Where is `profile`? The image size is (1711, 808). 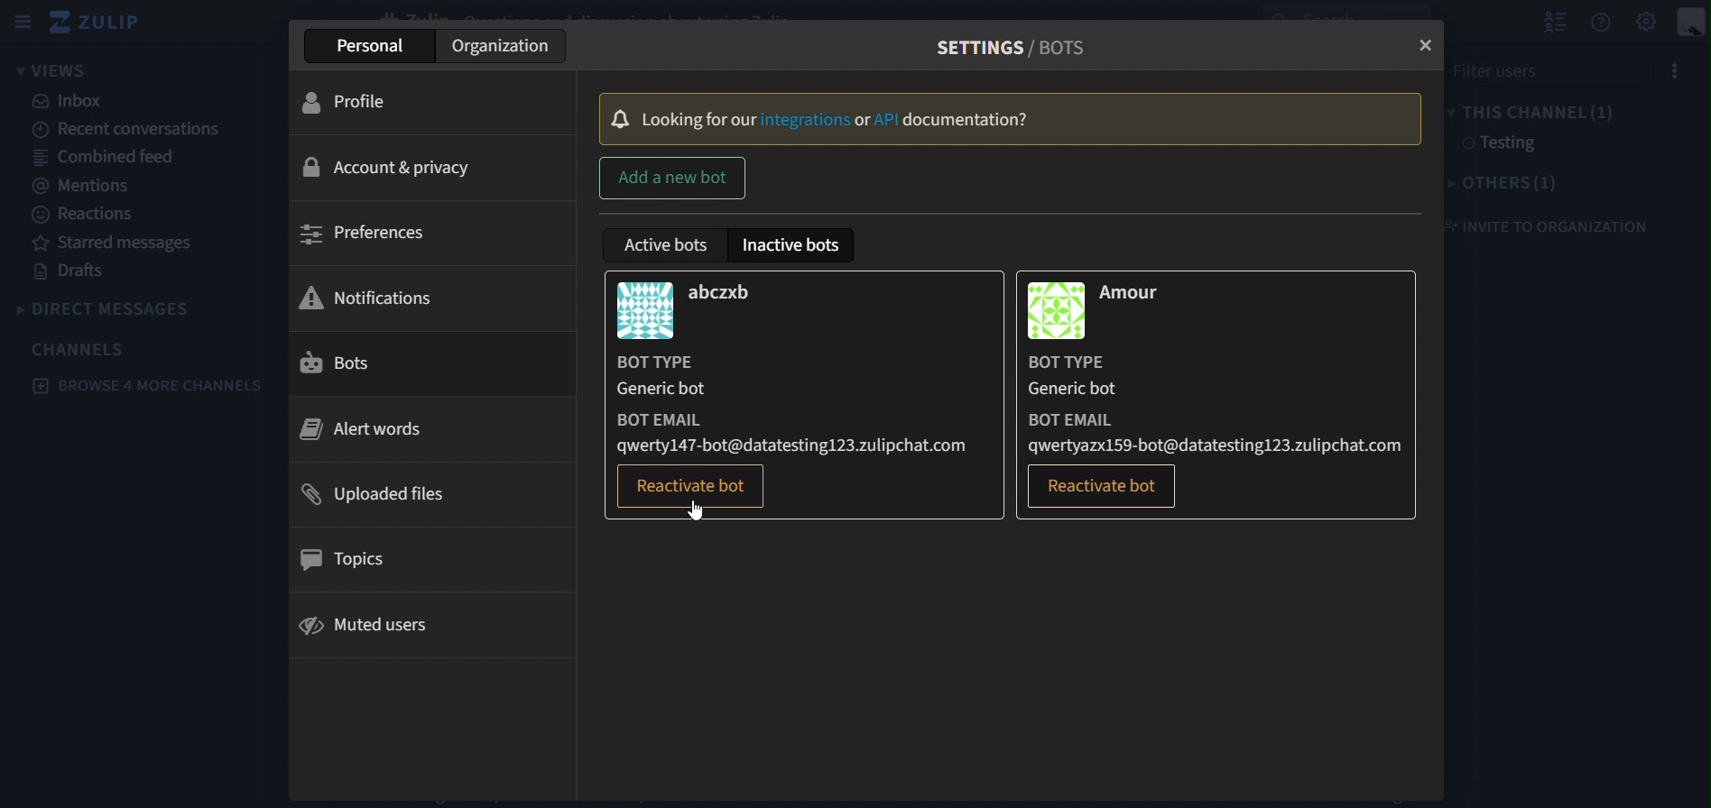 profile is located at coordinates (357, 102).